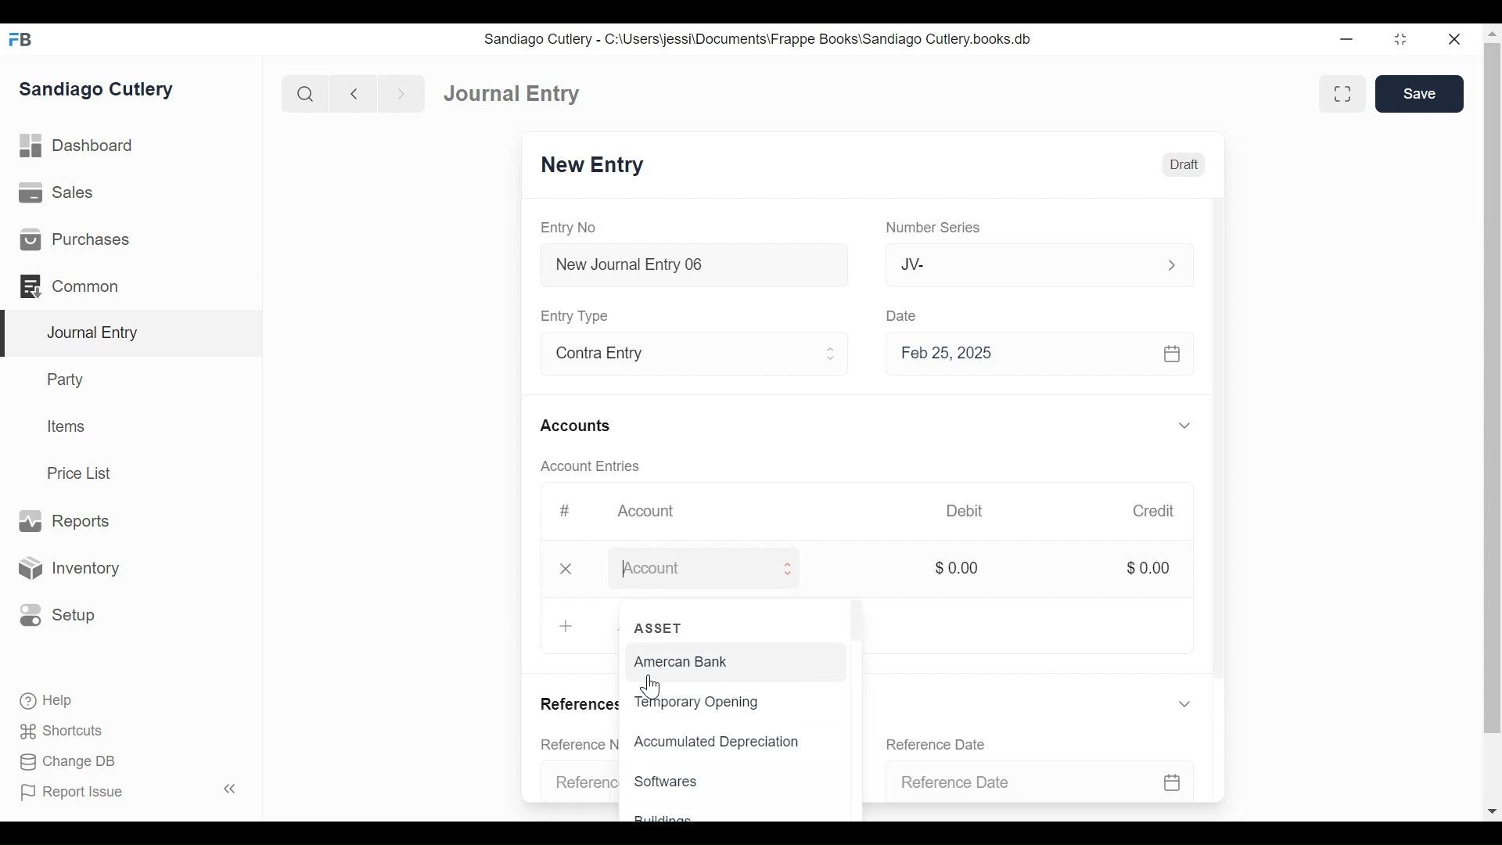 This screenshot has width=1502, height=845. Describe the element at coordinates (99, 90) in the screenshot. I see `Sandiago Cutlery` at that location.